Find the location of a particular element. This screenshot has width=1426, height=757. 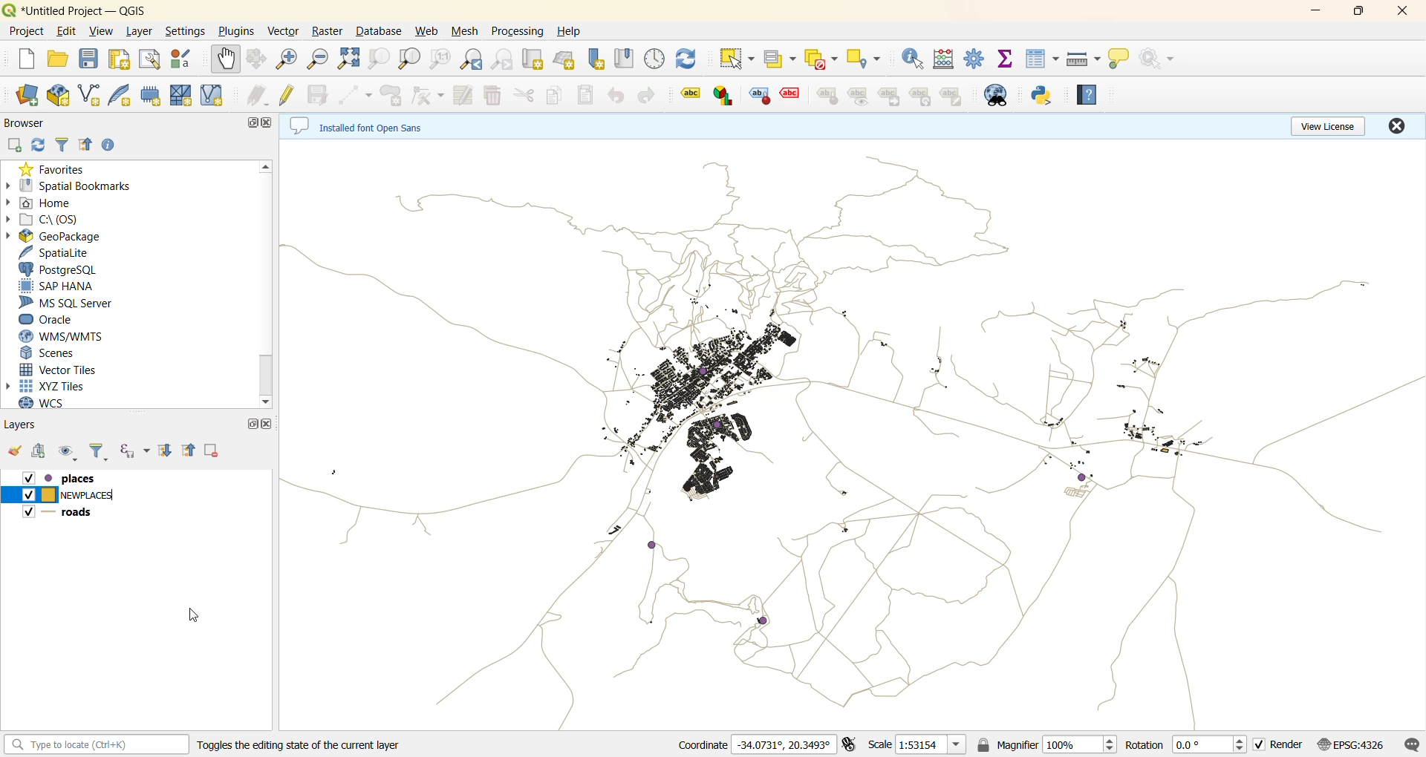

status bar is located at coordinates (97, 745).